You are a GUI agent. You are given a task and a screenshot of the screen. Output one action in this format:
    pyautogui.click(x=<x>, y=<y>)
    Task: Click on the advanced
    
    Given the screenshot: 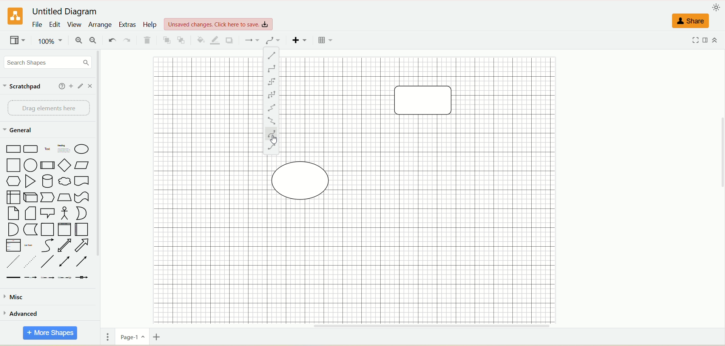 What is the action you would take?
    pyautogui.click(x=22, y=313)
    